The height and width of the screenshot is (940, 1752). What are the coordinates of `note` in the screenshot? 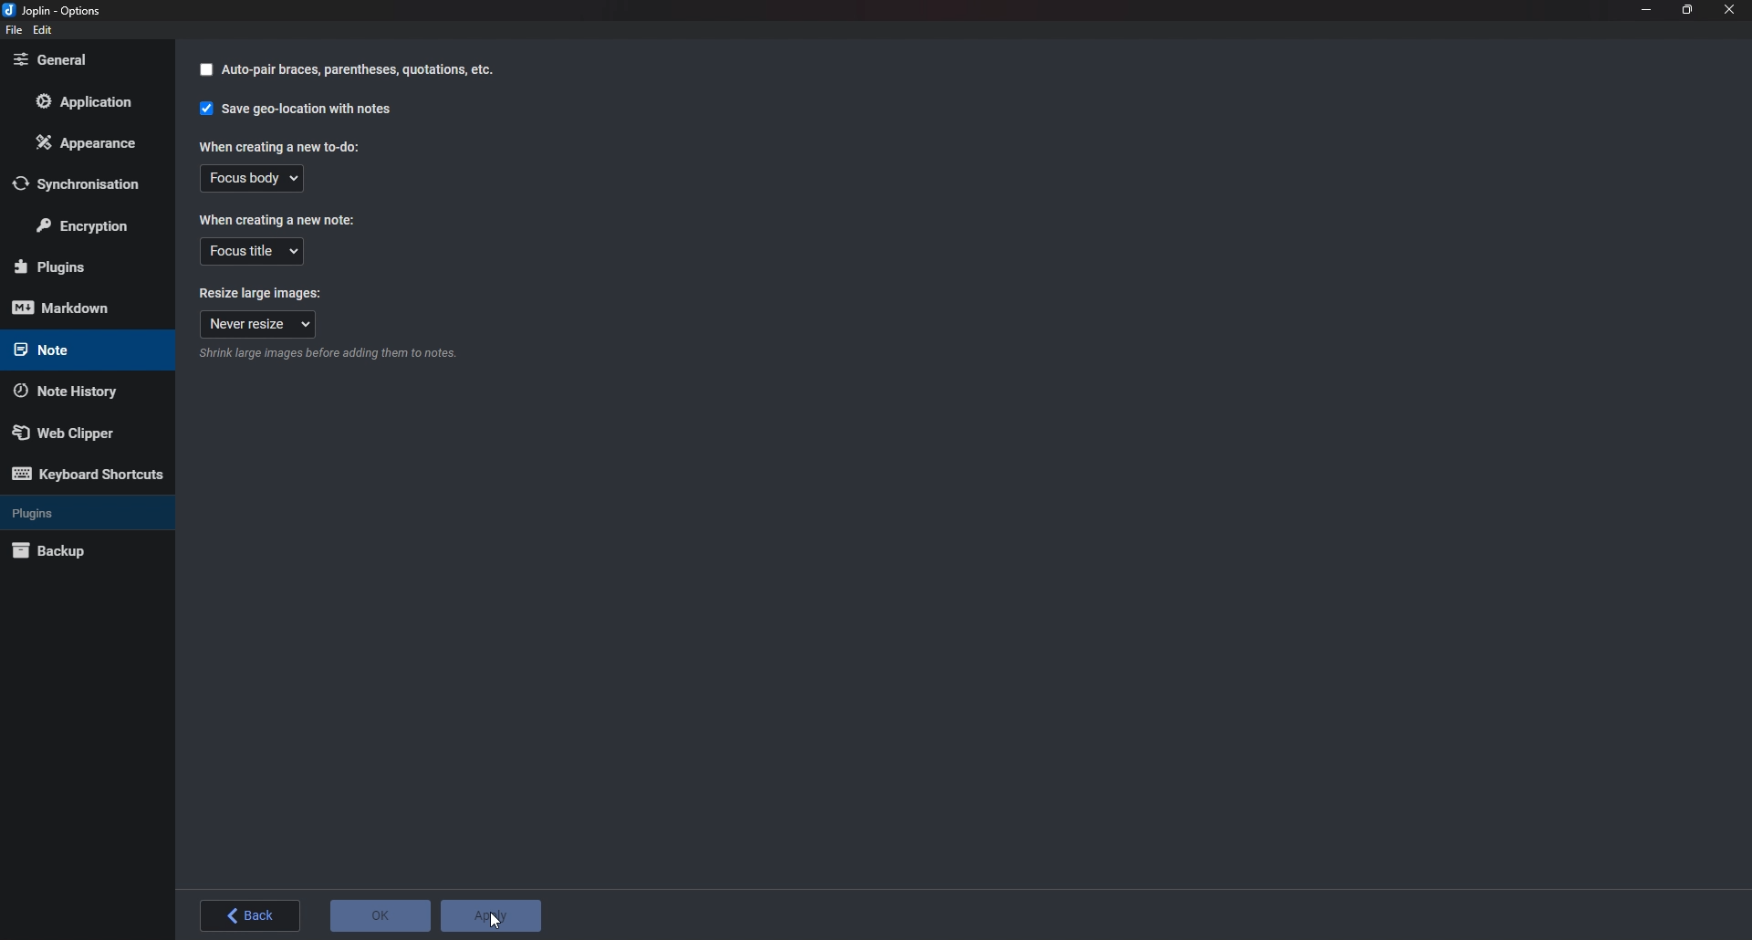 It's located at (76, 350).